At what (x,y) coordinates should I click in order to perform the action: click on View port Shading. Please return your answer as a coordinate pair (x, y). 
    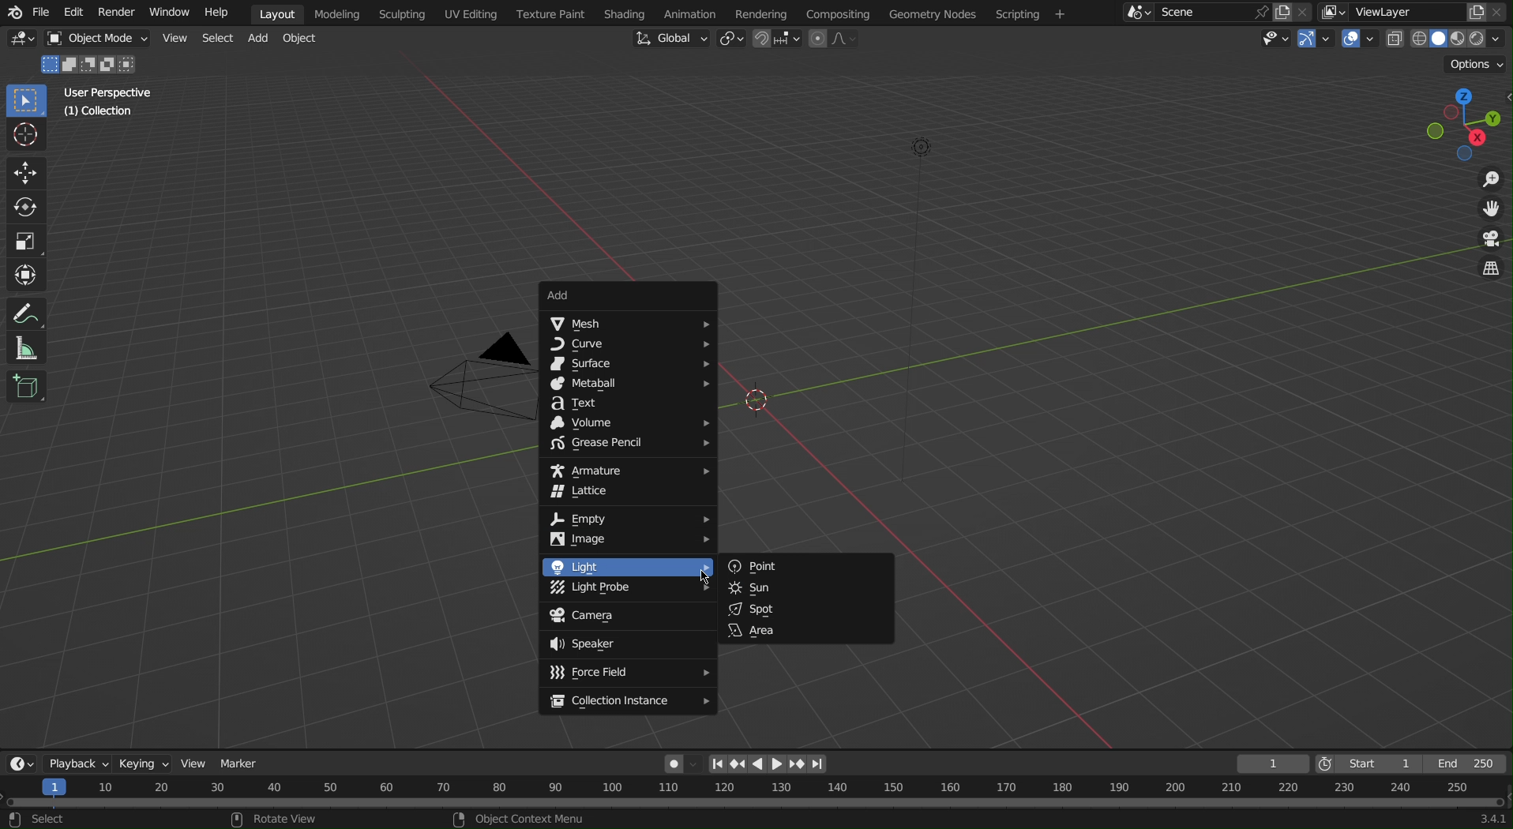
    Looking at the image, I should click on (1447, 40).